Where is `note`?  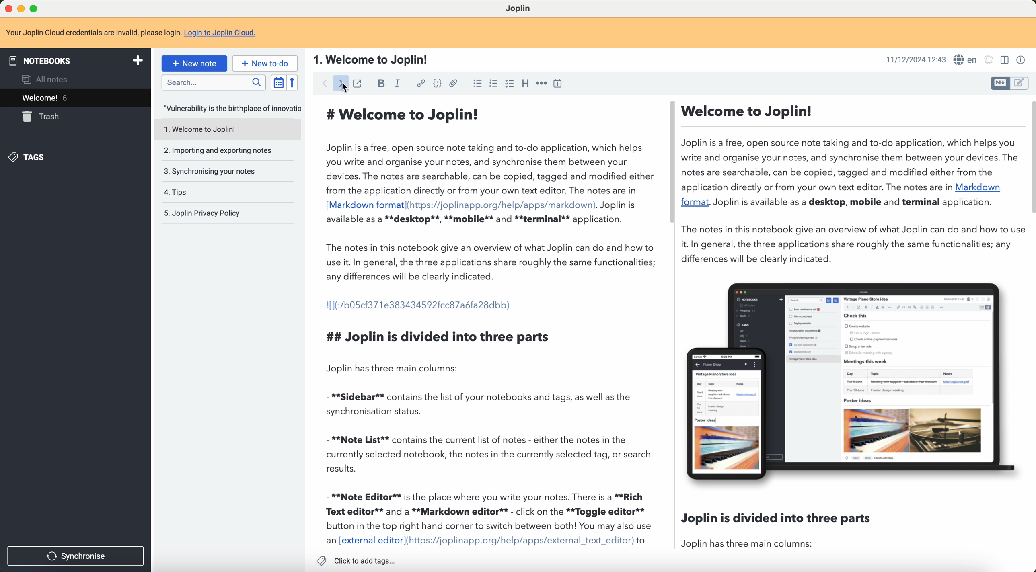 note is located at coordinates (93, 32).